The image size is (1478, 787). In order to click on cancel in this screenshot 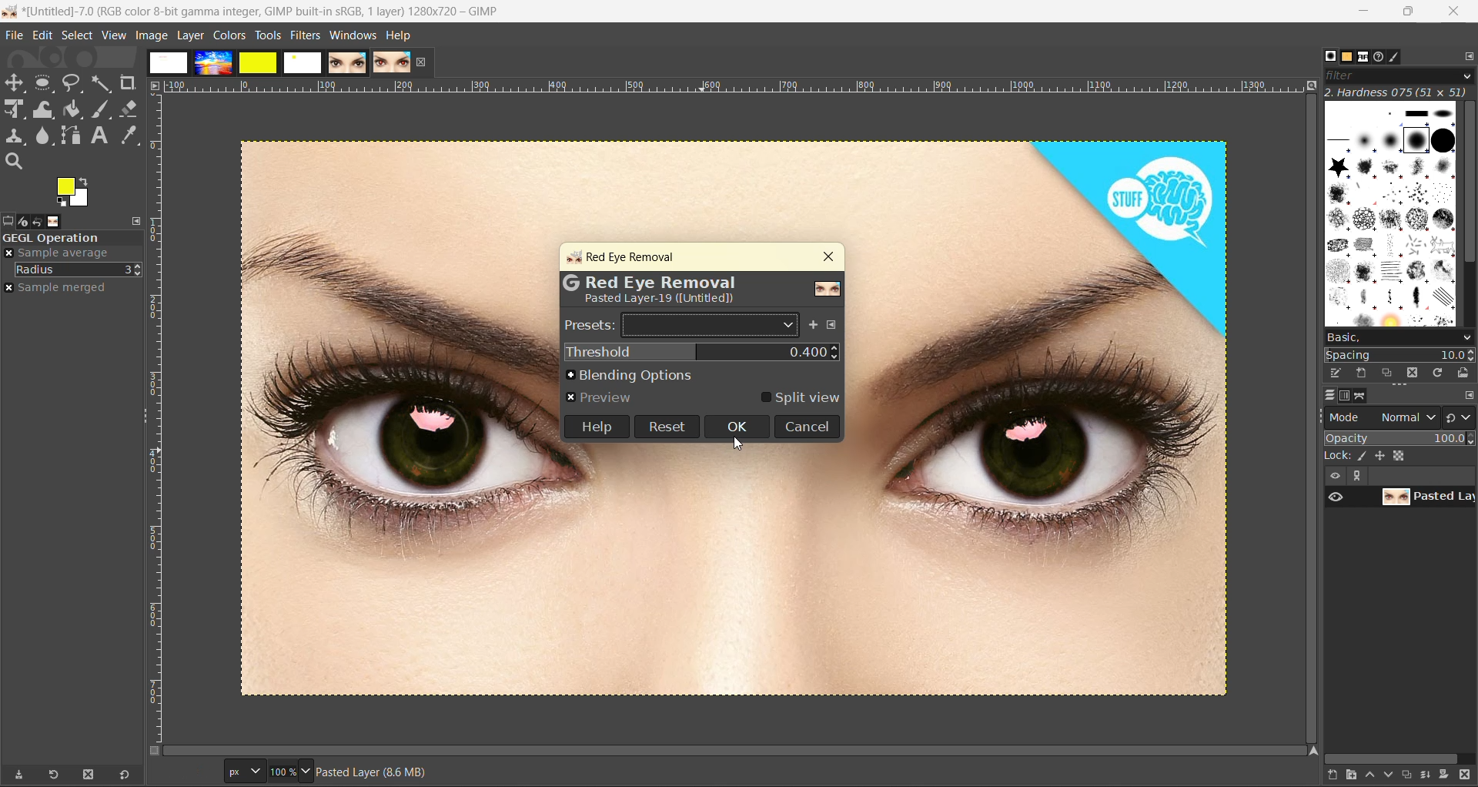, I will do `click(809, 426)`.